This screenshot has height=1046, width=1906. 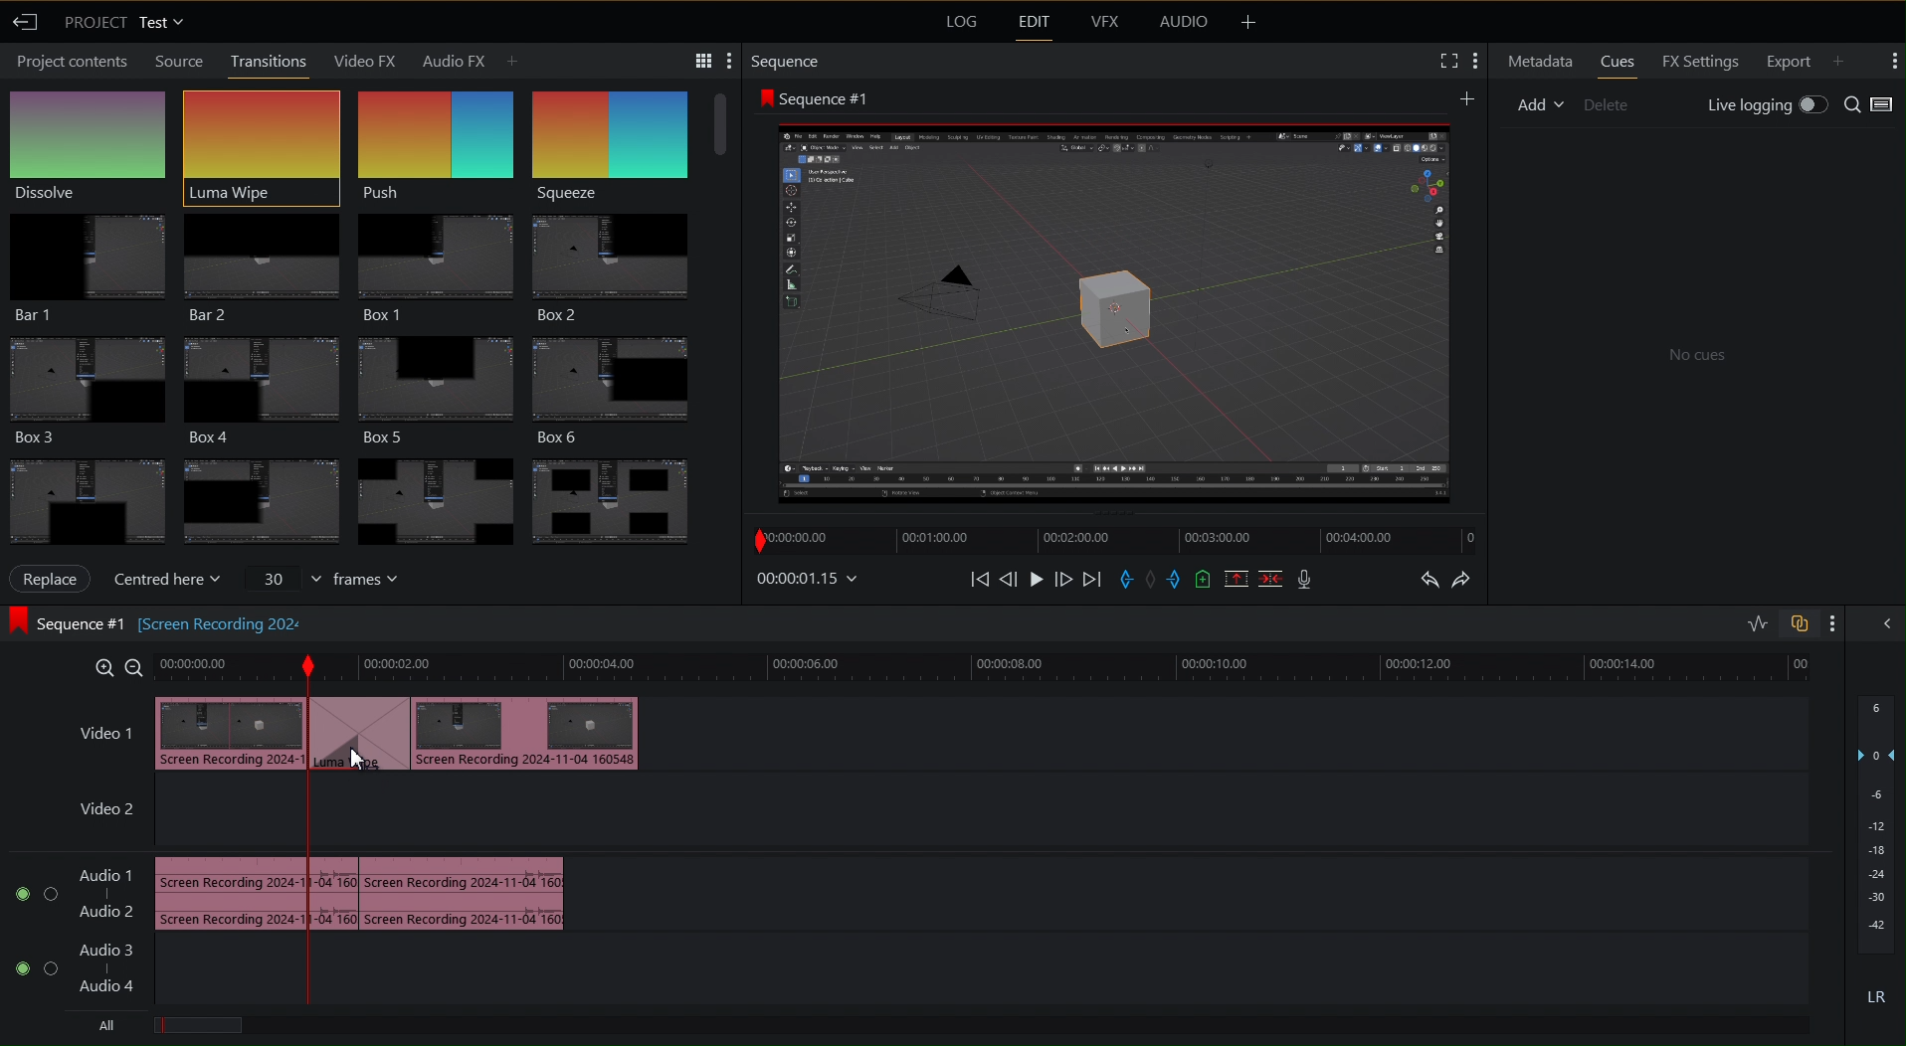 I want to click on Bar 2, so click(x=260, y=262).